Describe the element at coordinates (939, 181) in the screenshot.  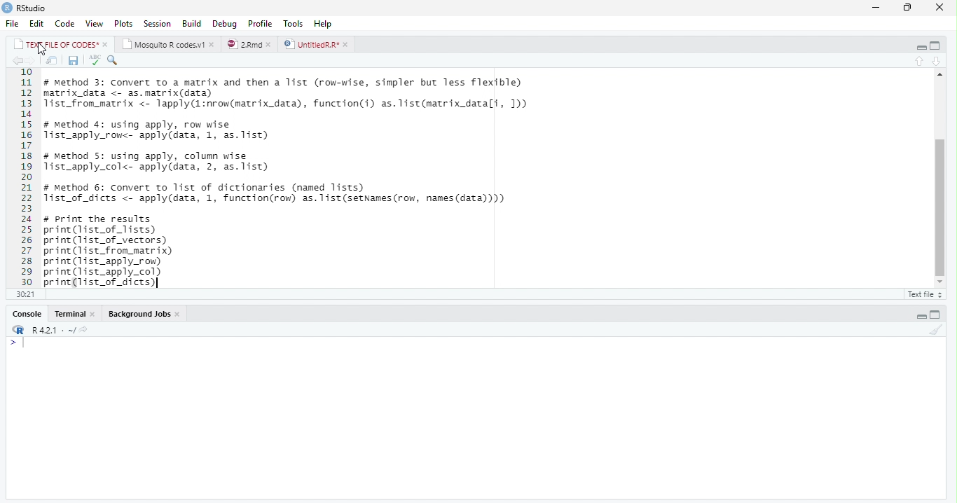
I see `Scroll` at that location.